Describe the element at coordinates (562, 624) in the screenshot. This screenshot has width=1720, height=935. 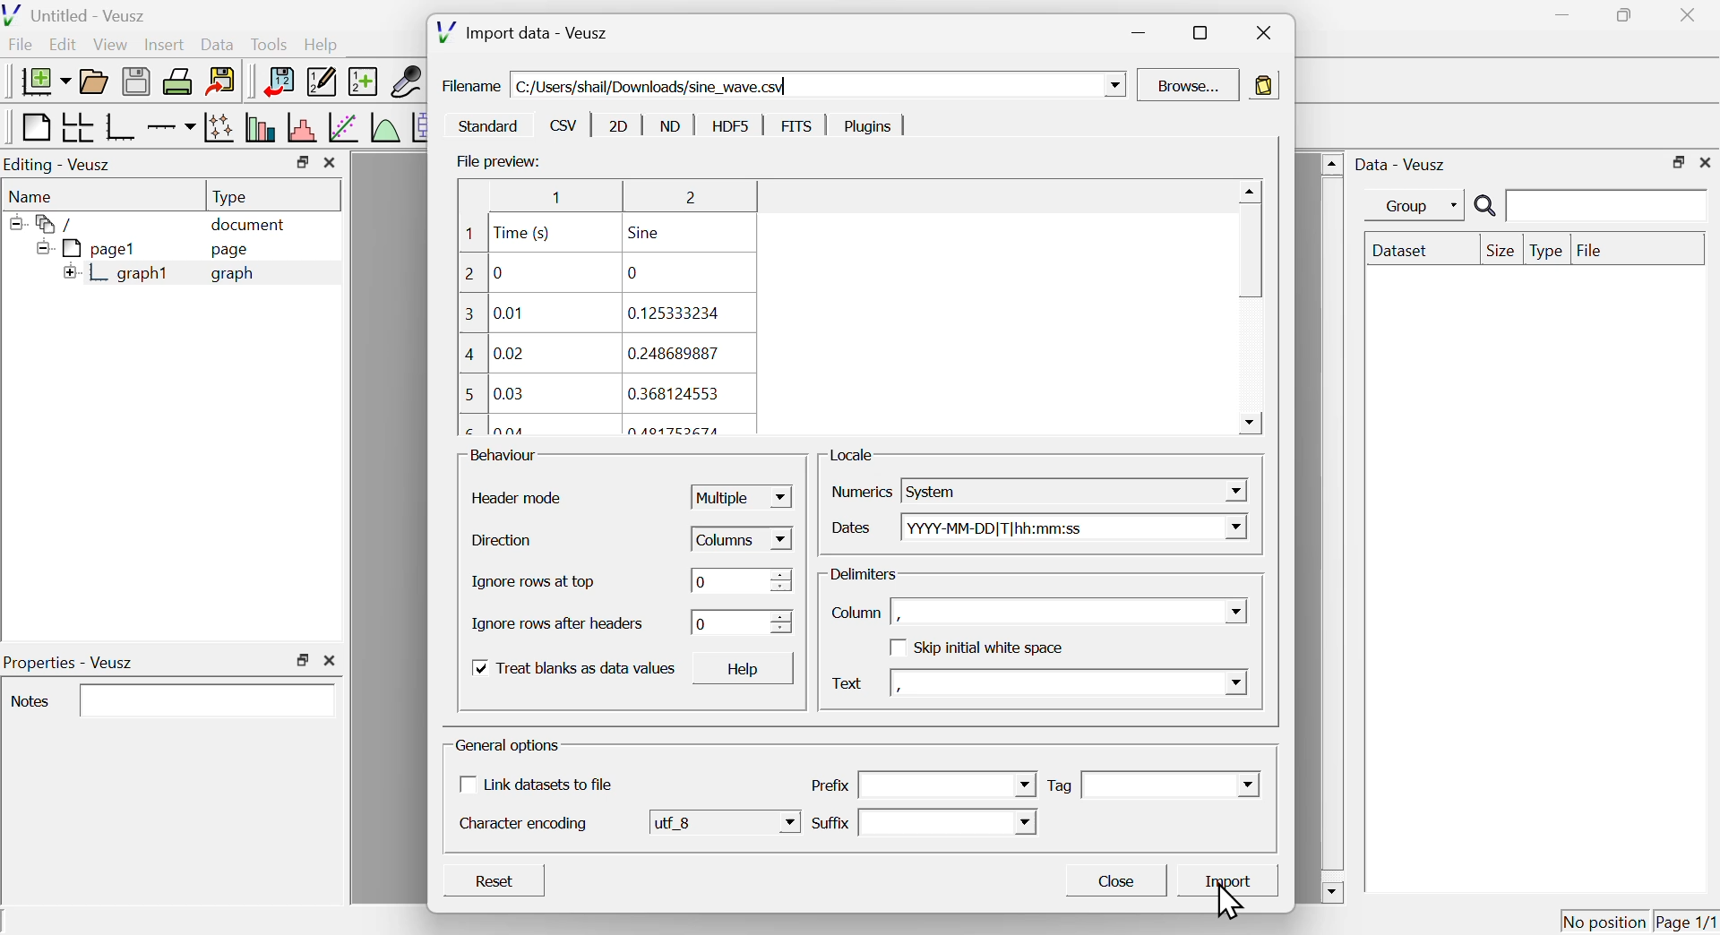
I see `Ignore rows after headers` at that location.